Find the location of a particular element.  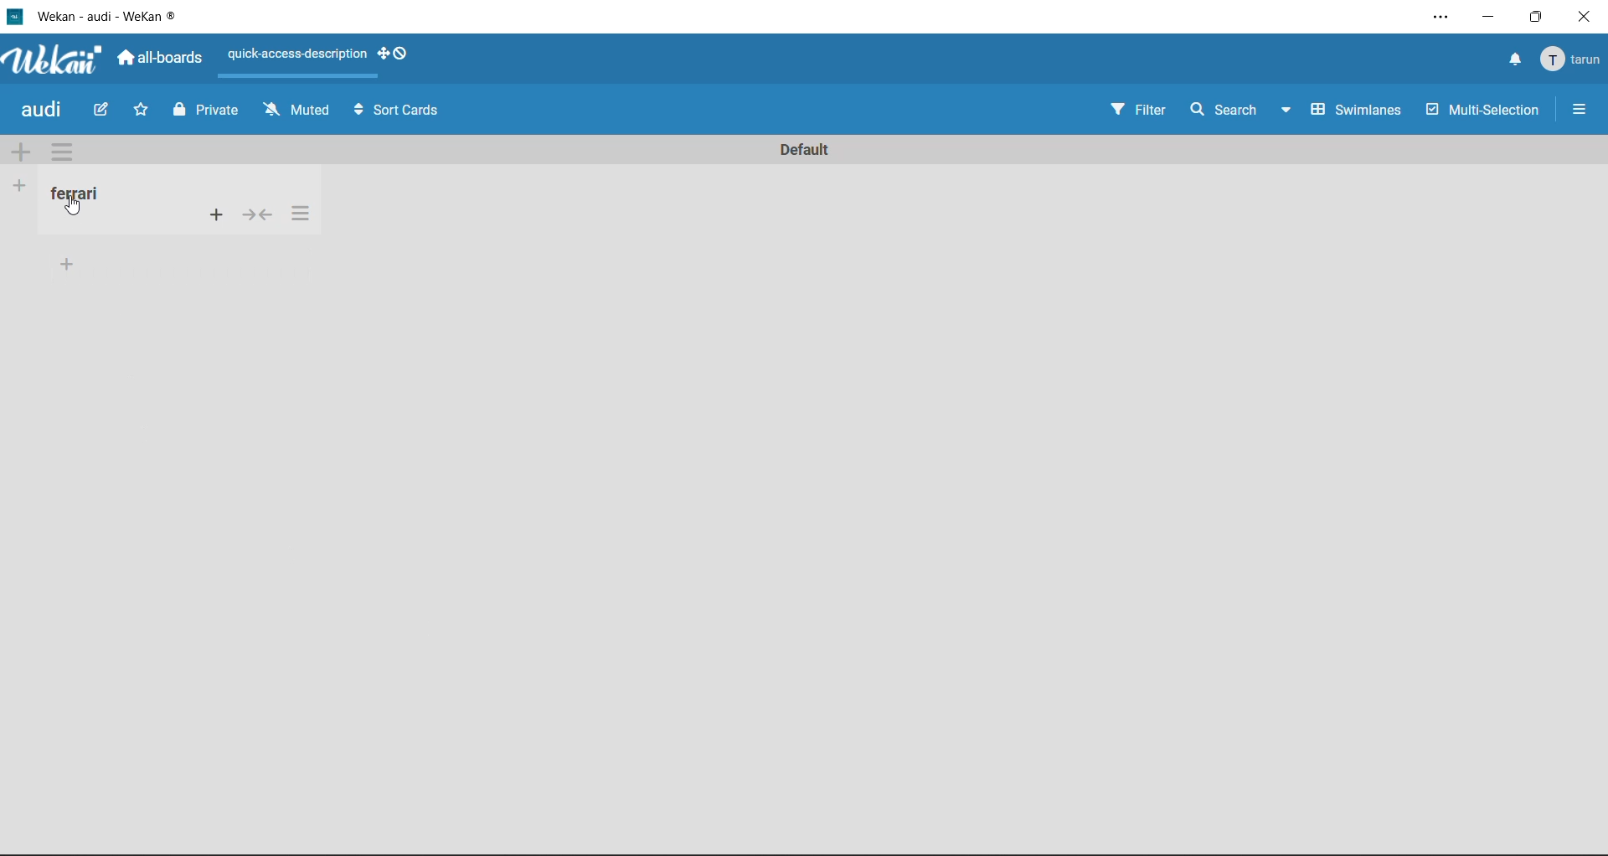

Search is located at coordinates (1220, 109).